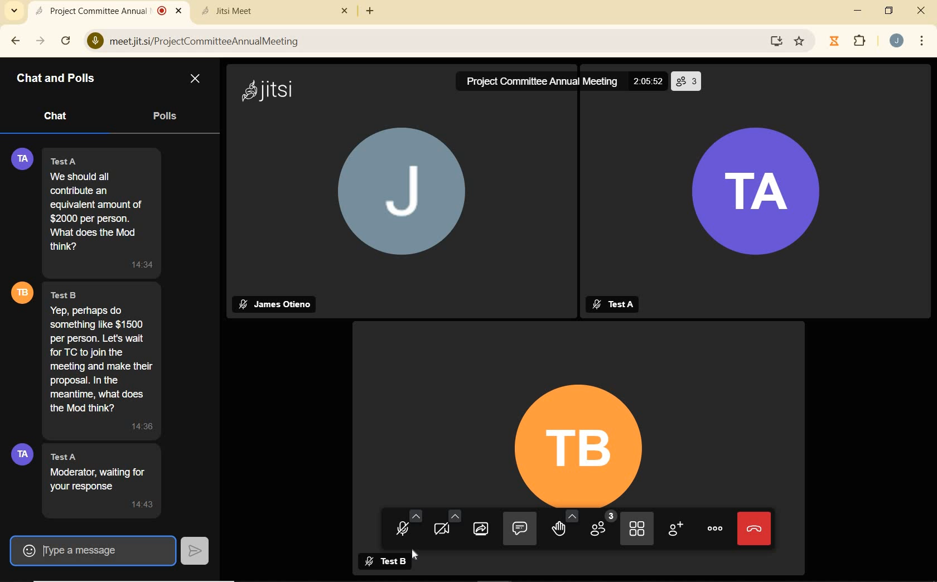  I want to click on forward, so click(40, 41).